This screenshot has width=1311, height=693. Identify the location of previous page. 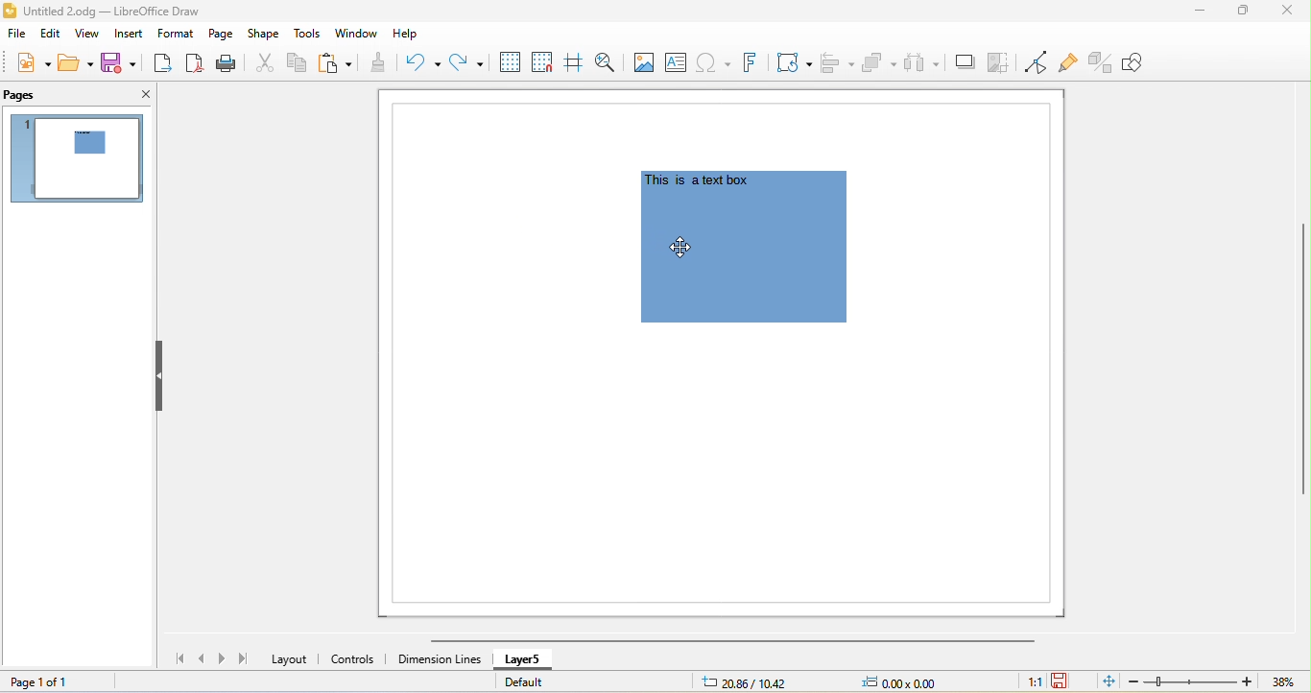
(205, 659).